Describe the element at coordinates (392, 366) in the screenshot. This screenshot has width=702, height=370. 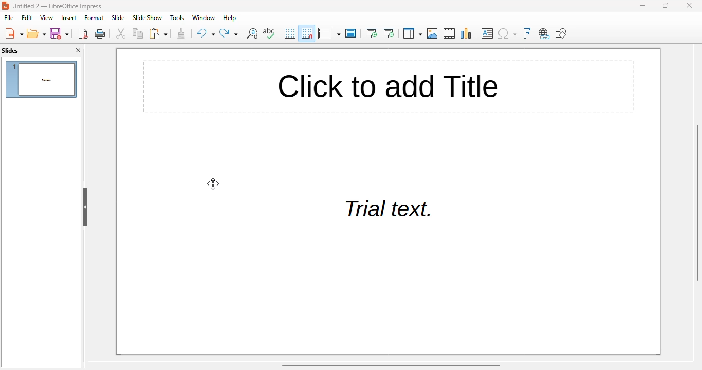
I see `horizontal scroll bar` at that location.